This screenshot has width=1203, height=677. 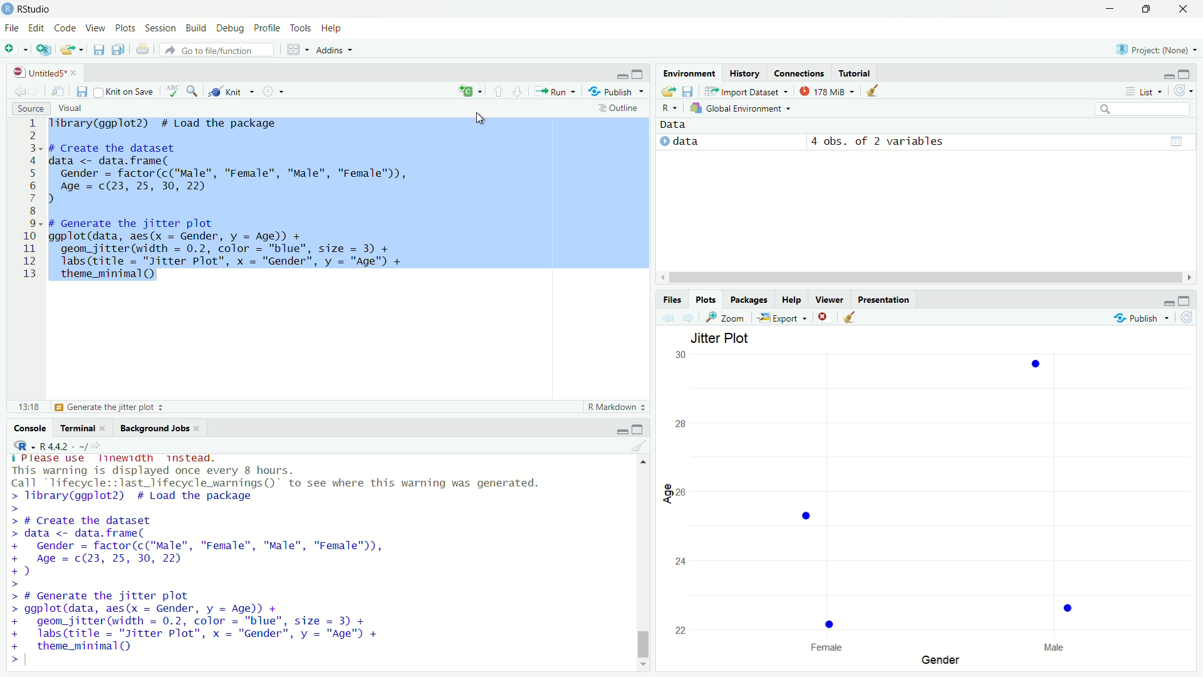 What do you see at coordinates (1145, 92) in the screenshot?
I see `list` at bounding box center [1145, 92].